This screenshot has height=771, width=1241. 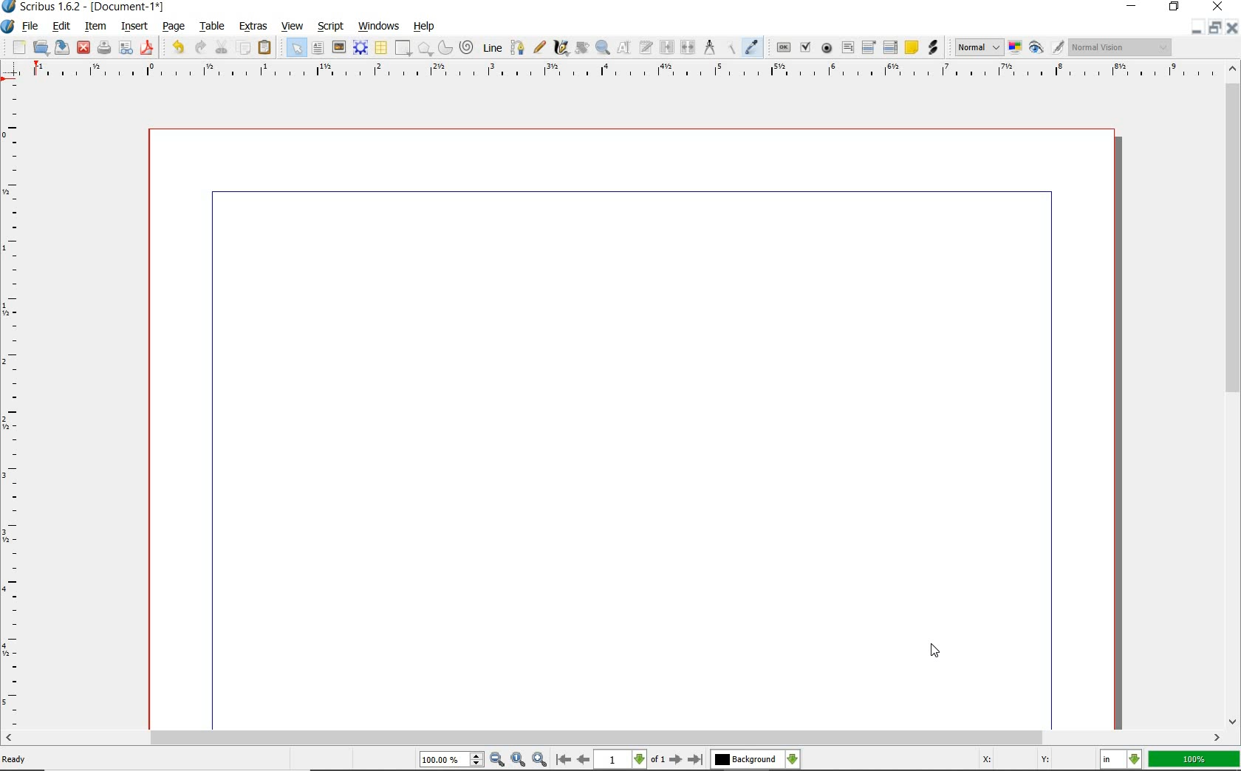 I want to click on pdf text field, so click(x=847, y=49).